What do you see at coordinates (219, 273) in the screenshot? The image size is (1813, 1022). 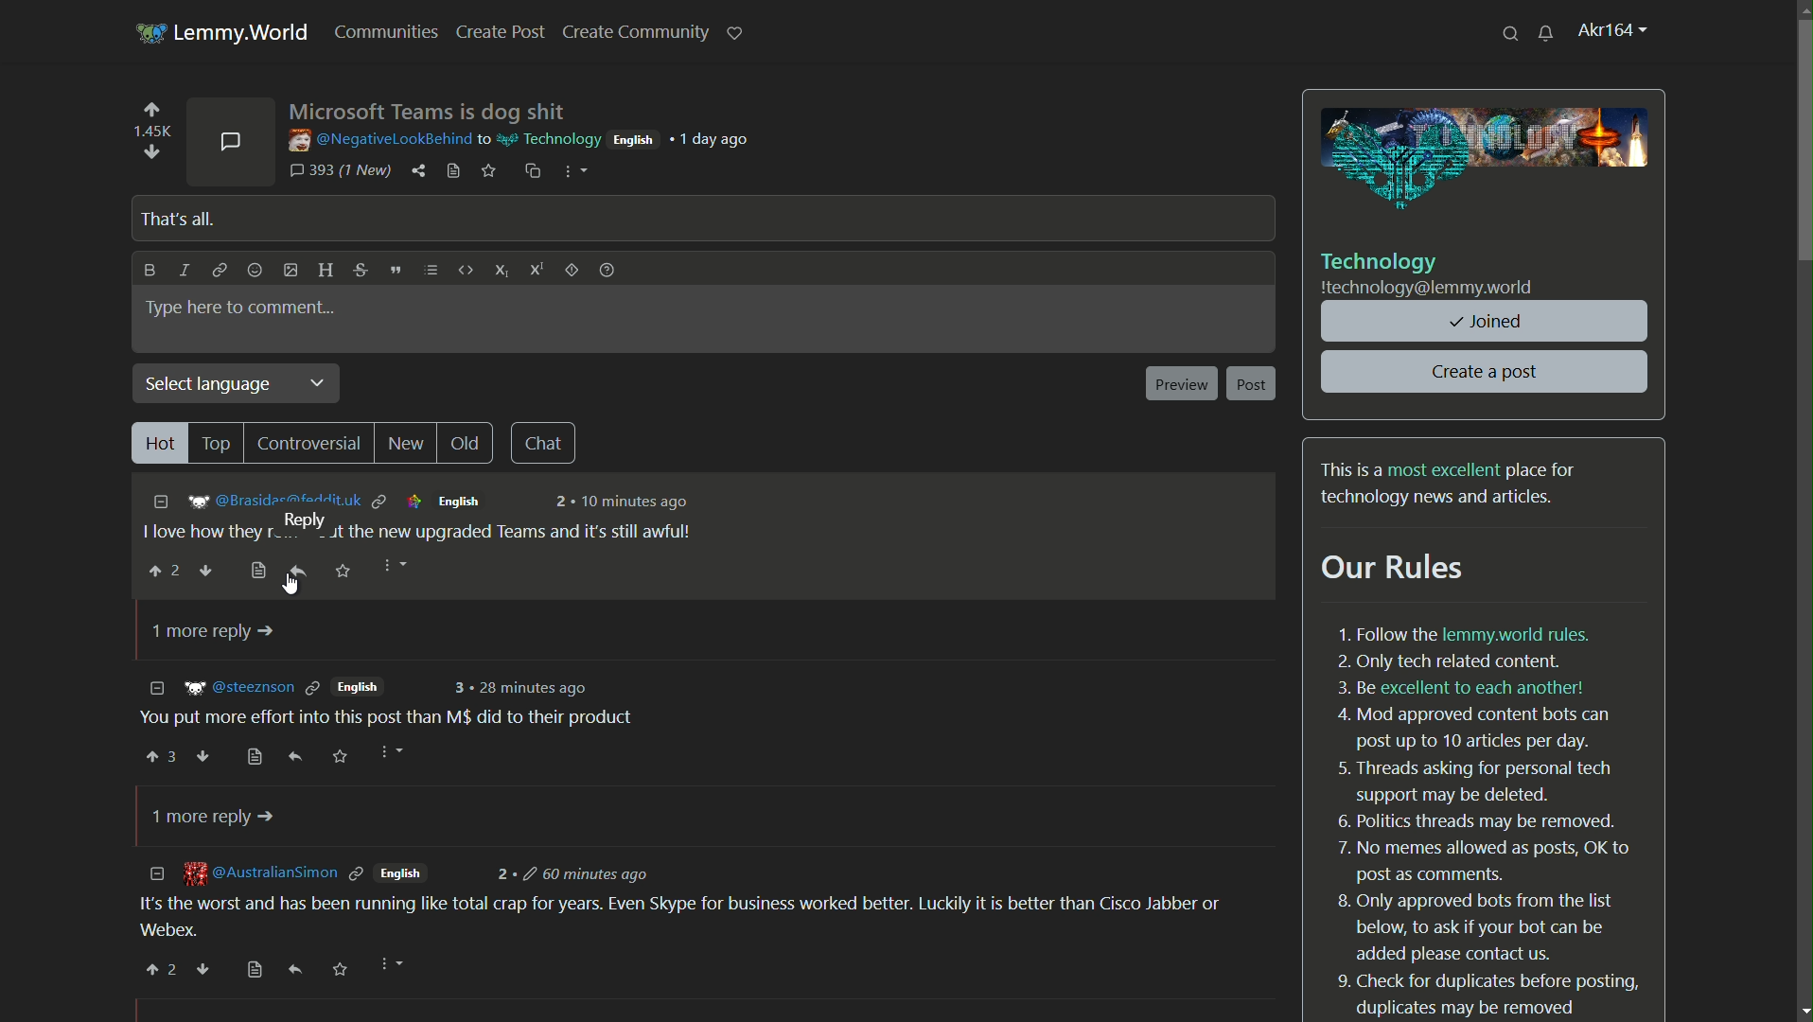 I see `link` at bounding box center [219, 273].